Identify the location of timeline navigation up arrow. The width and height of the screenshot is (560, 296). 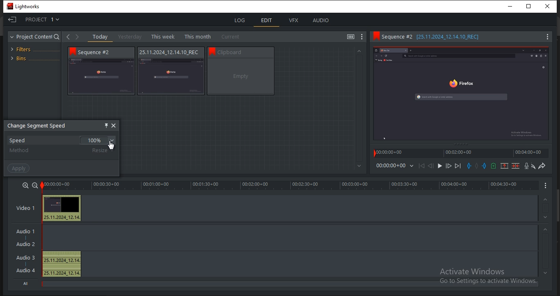
(549, 273).